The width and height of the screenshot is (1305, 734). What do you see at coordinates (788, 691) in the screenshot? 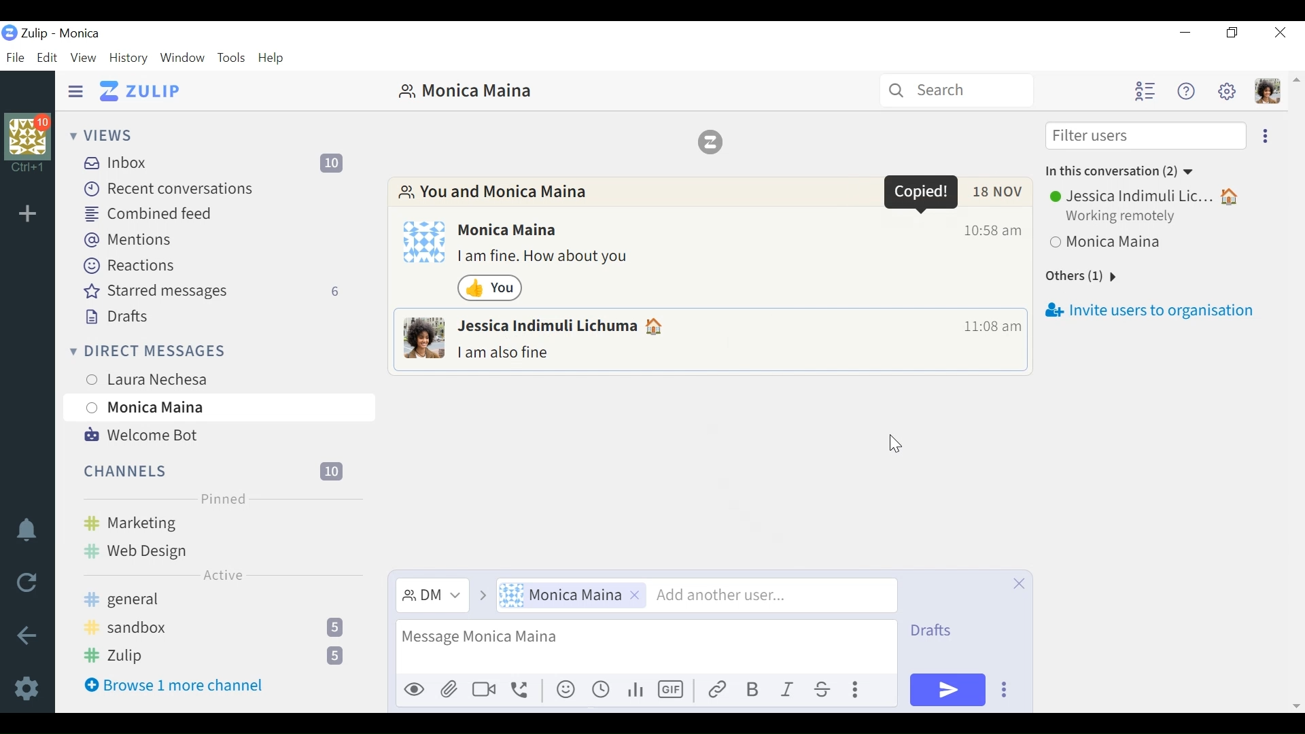
I see `Italics` at bounding box center [788, 691].